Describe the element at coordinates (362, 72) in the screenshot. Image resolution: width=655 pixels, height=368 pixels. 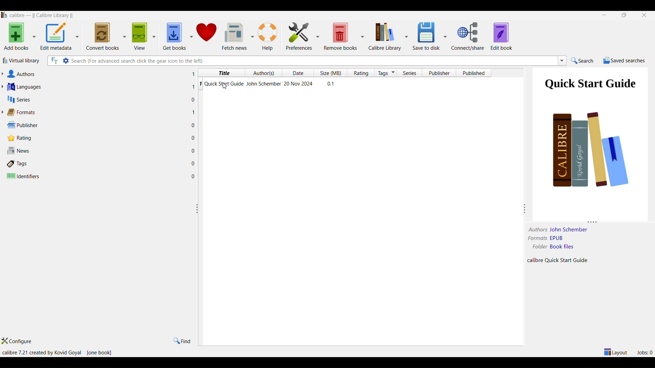
I see `ratings` at that location.